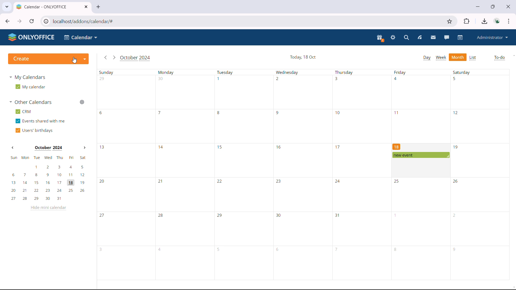 This screenshot has height=290, width=516. Describe the element at coordinates (166, 73) in the screenshot. I see `Monday` at that location.